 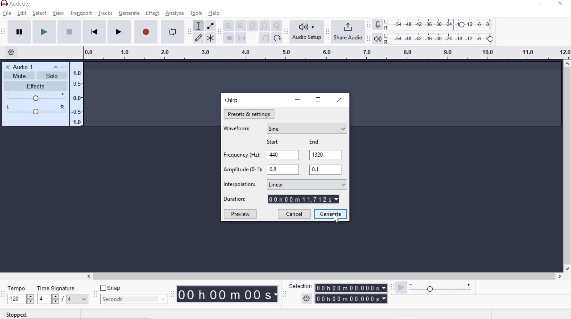 What do you see at coordinates (120, 31) in the screenshot?
I see `Skip to end` at bounding box center [120, 31].